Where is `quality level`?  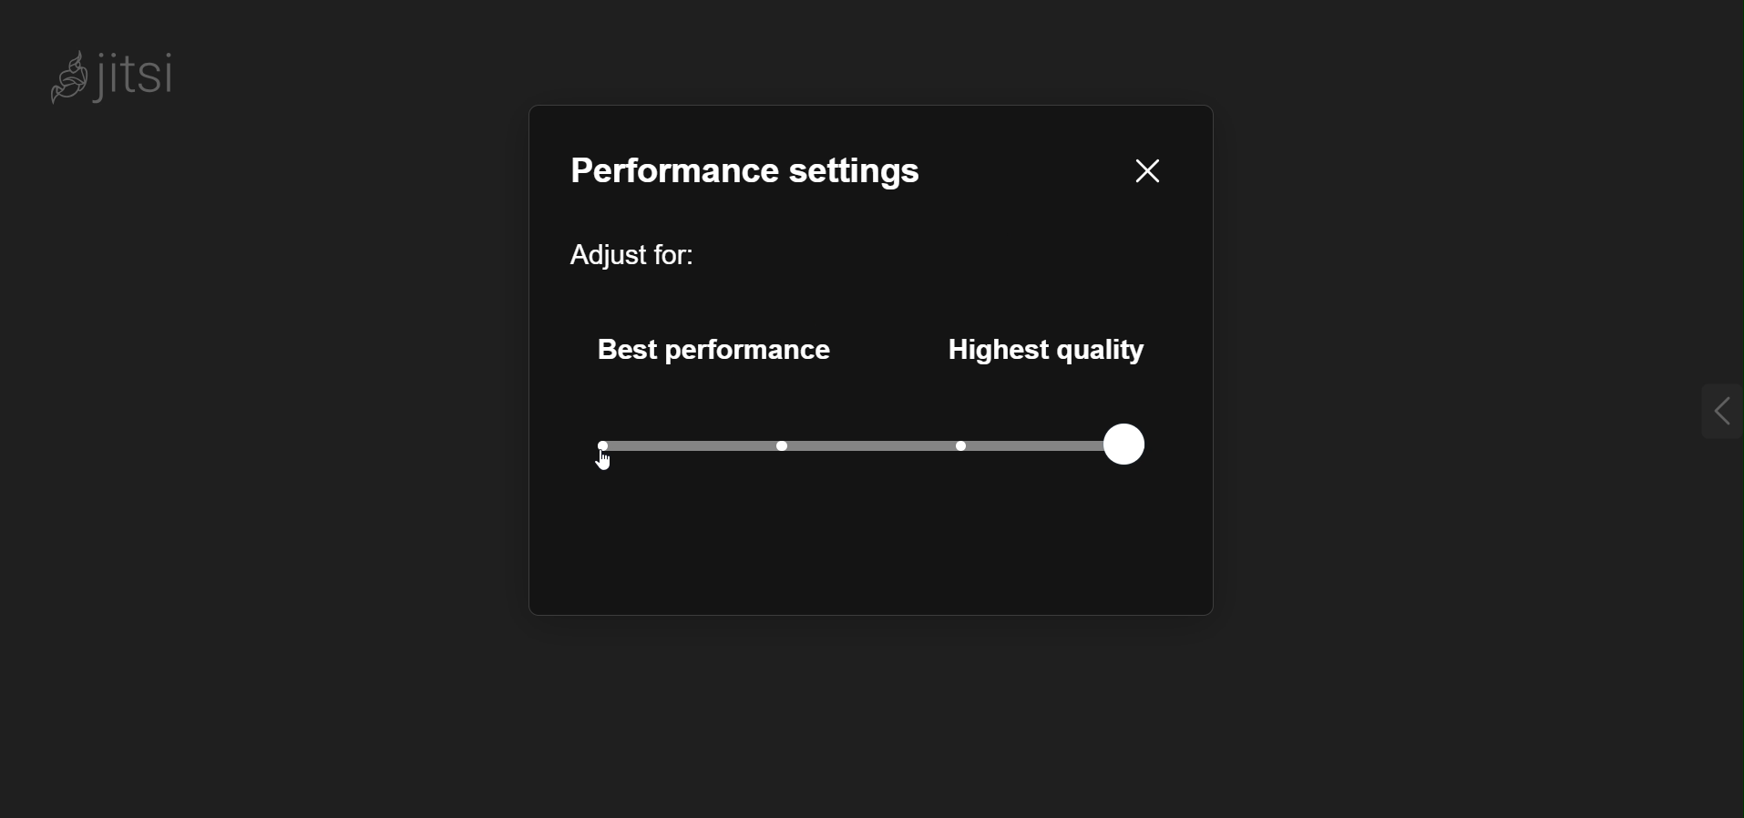 quality level is located at coordinates (835, 445).